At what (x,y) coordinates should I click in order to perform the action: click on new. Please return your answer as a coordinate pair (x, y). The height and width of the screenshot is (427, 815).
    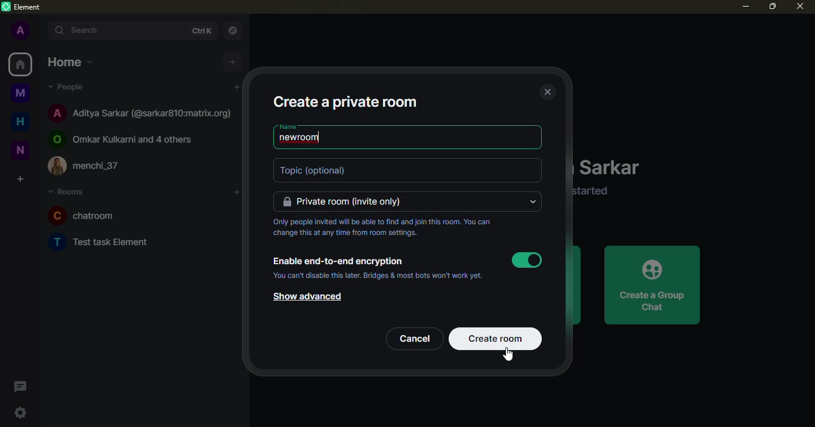
    Looking at the image, I should click on (21, 150).